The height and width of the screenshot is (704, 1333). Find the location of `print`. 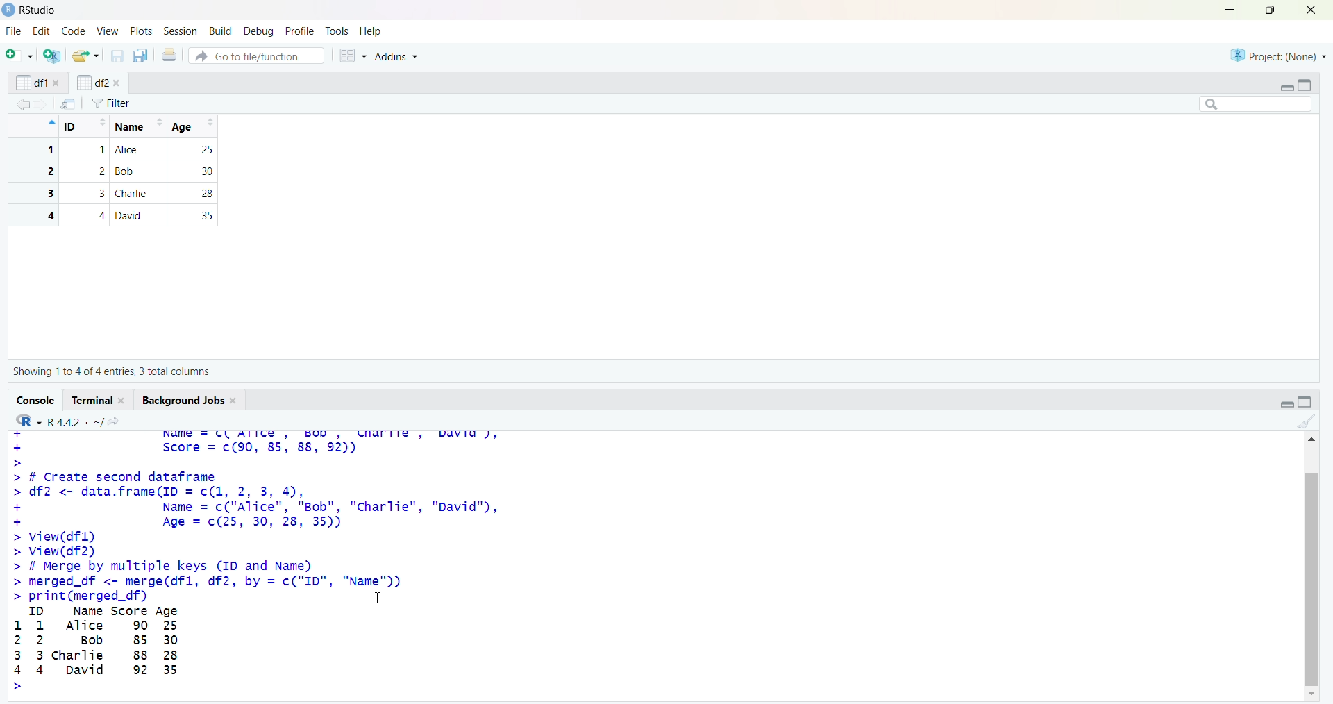

print is located at coordinates (170, 54).